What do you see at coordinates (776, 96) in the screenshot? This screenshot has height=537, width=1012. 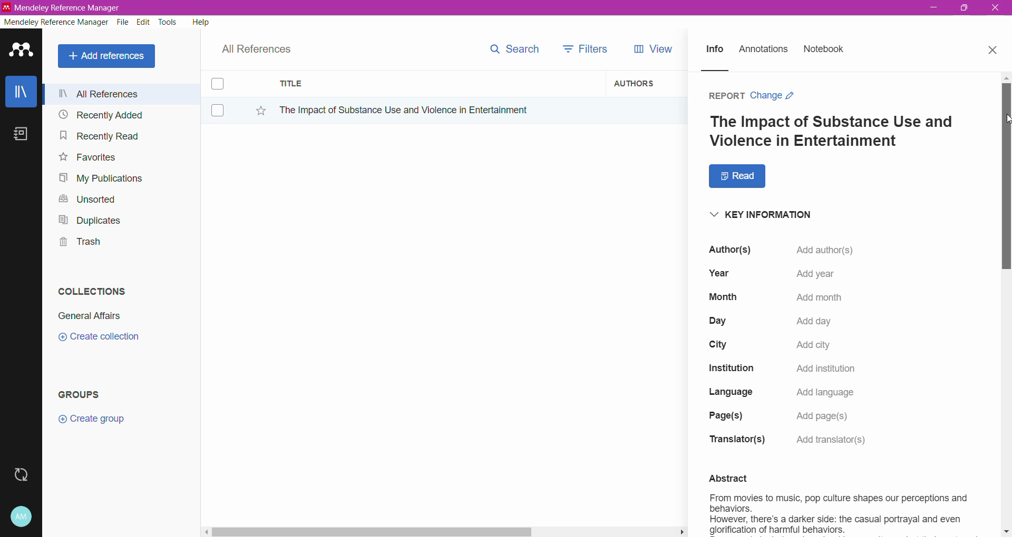 I see `change` at bounding box center [776, 96].